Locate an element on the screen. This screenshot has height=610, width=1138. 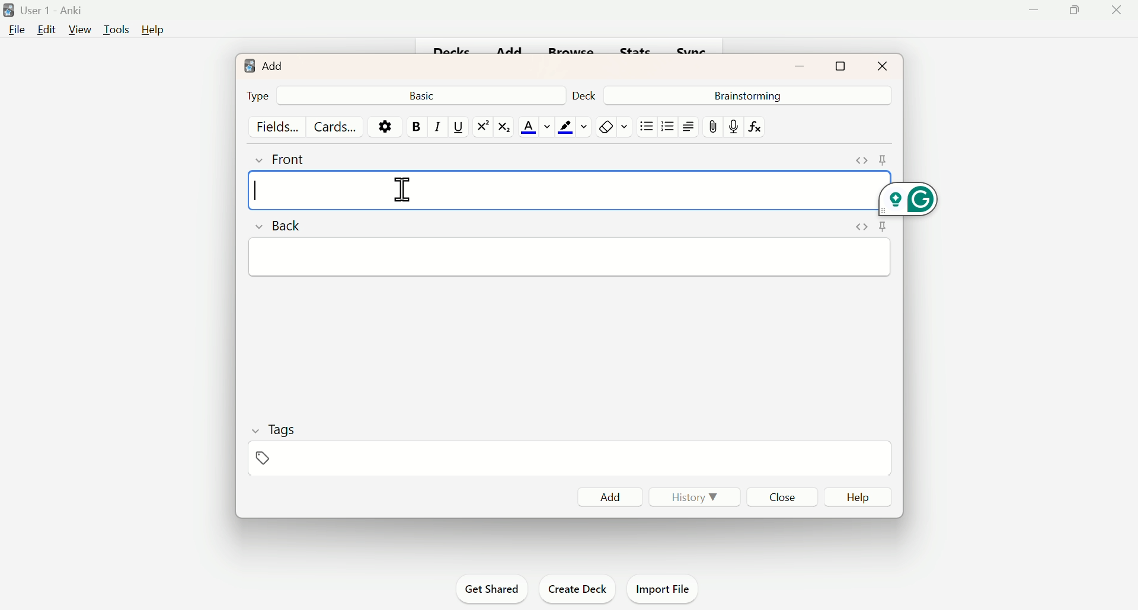
 is located at coordinates (424, 95).